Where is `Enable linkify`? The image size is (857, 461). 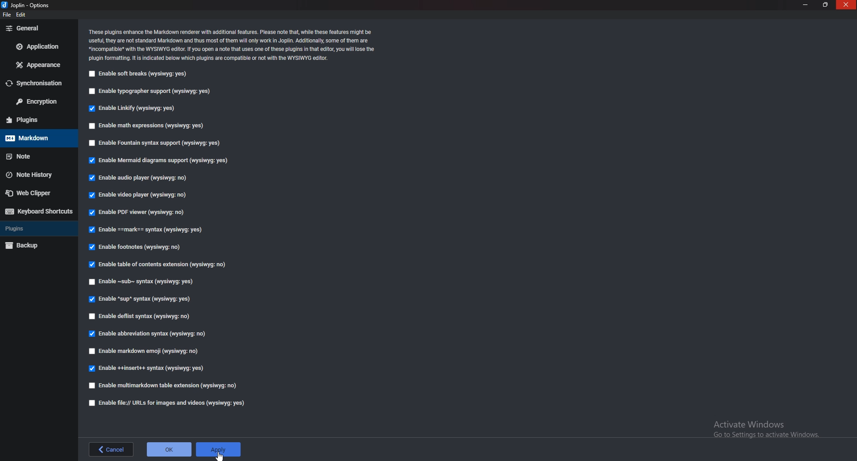
Enable linkify is located at coordinates (134, 108).